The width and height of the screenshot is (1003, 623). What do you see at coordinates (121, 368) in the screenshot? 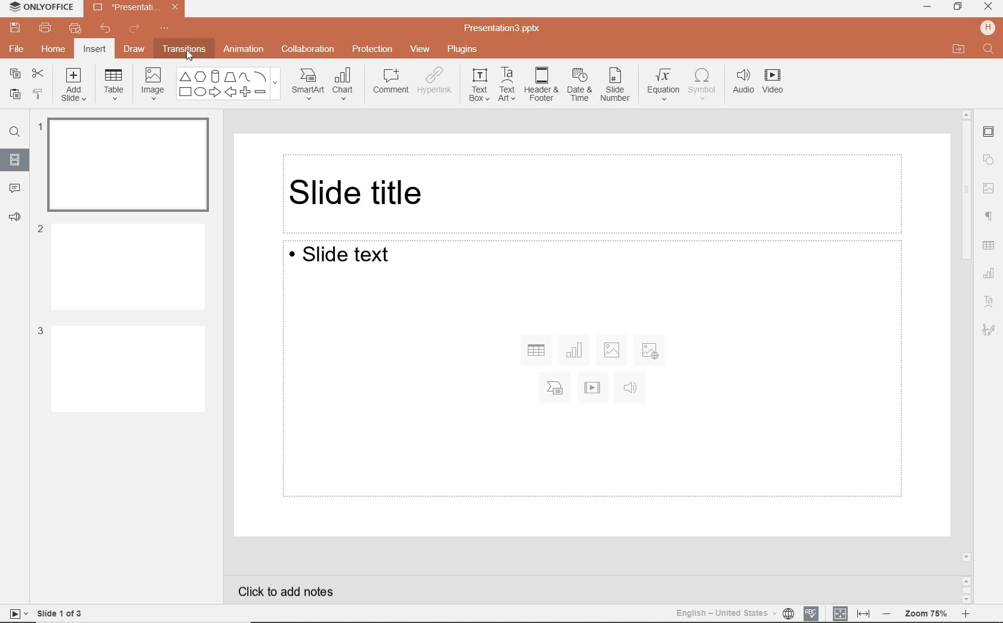
I see `Slide 3` at bounding box center [121, 368].